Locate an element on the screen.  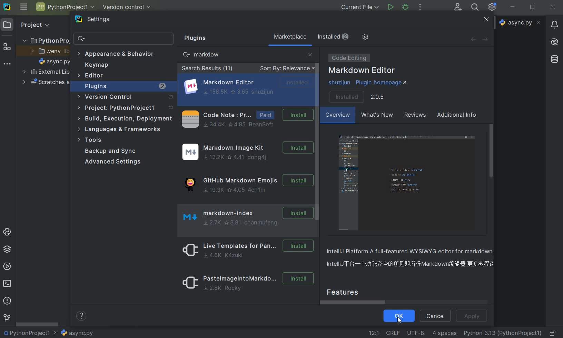
notifications is located at coordinates (555, 25).